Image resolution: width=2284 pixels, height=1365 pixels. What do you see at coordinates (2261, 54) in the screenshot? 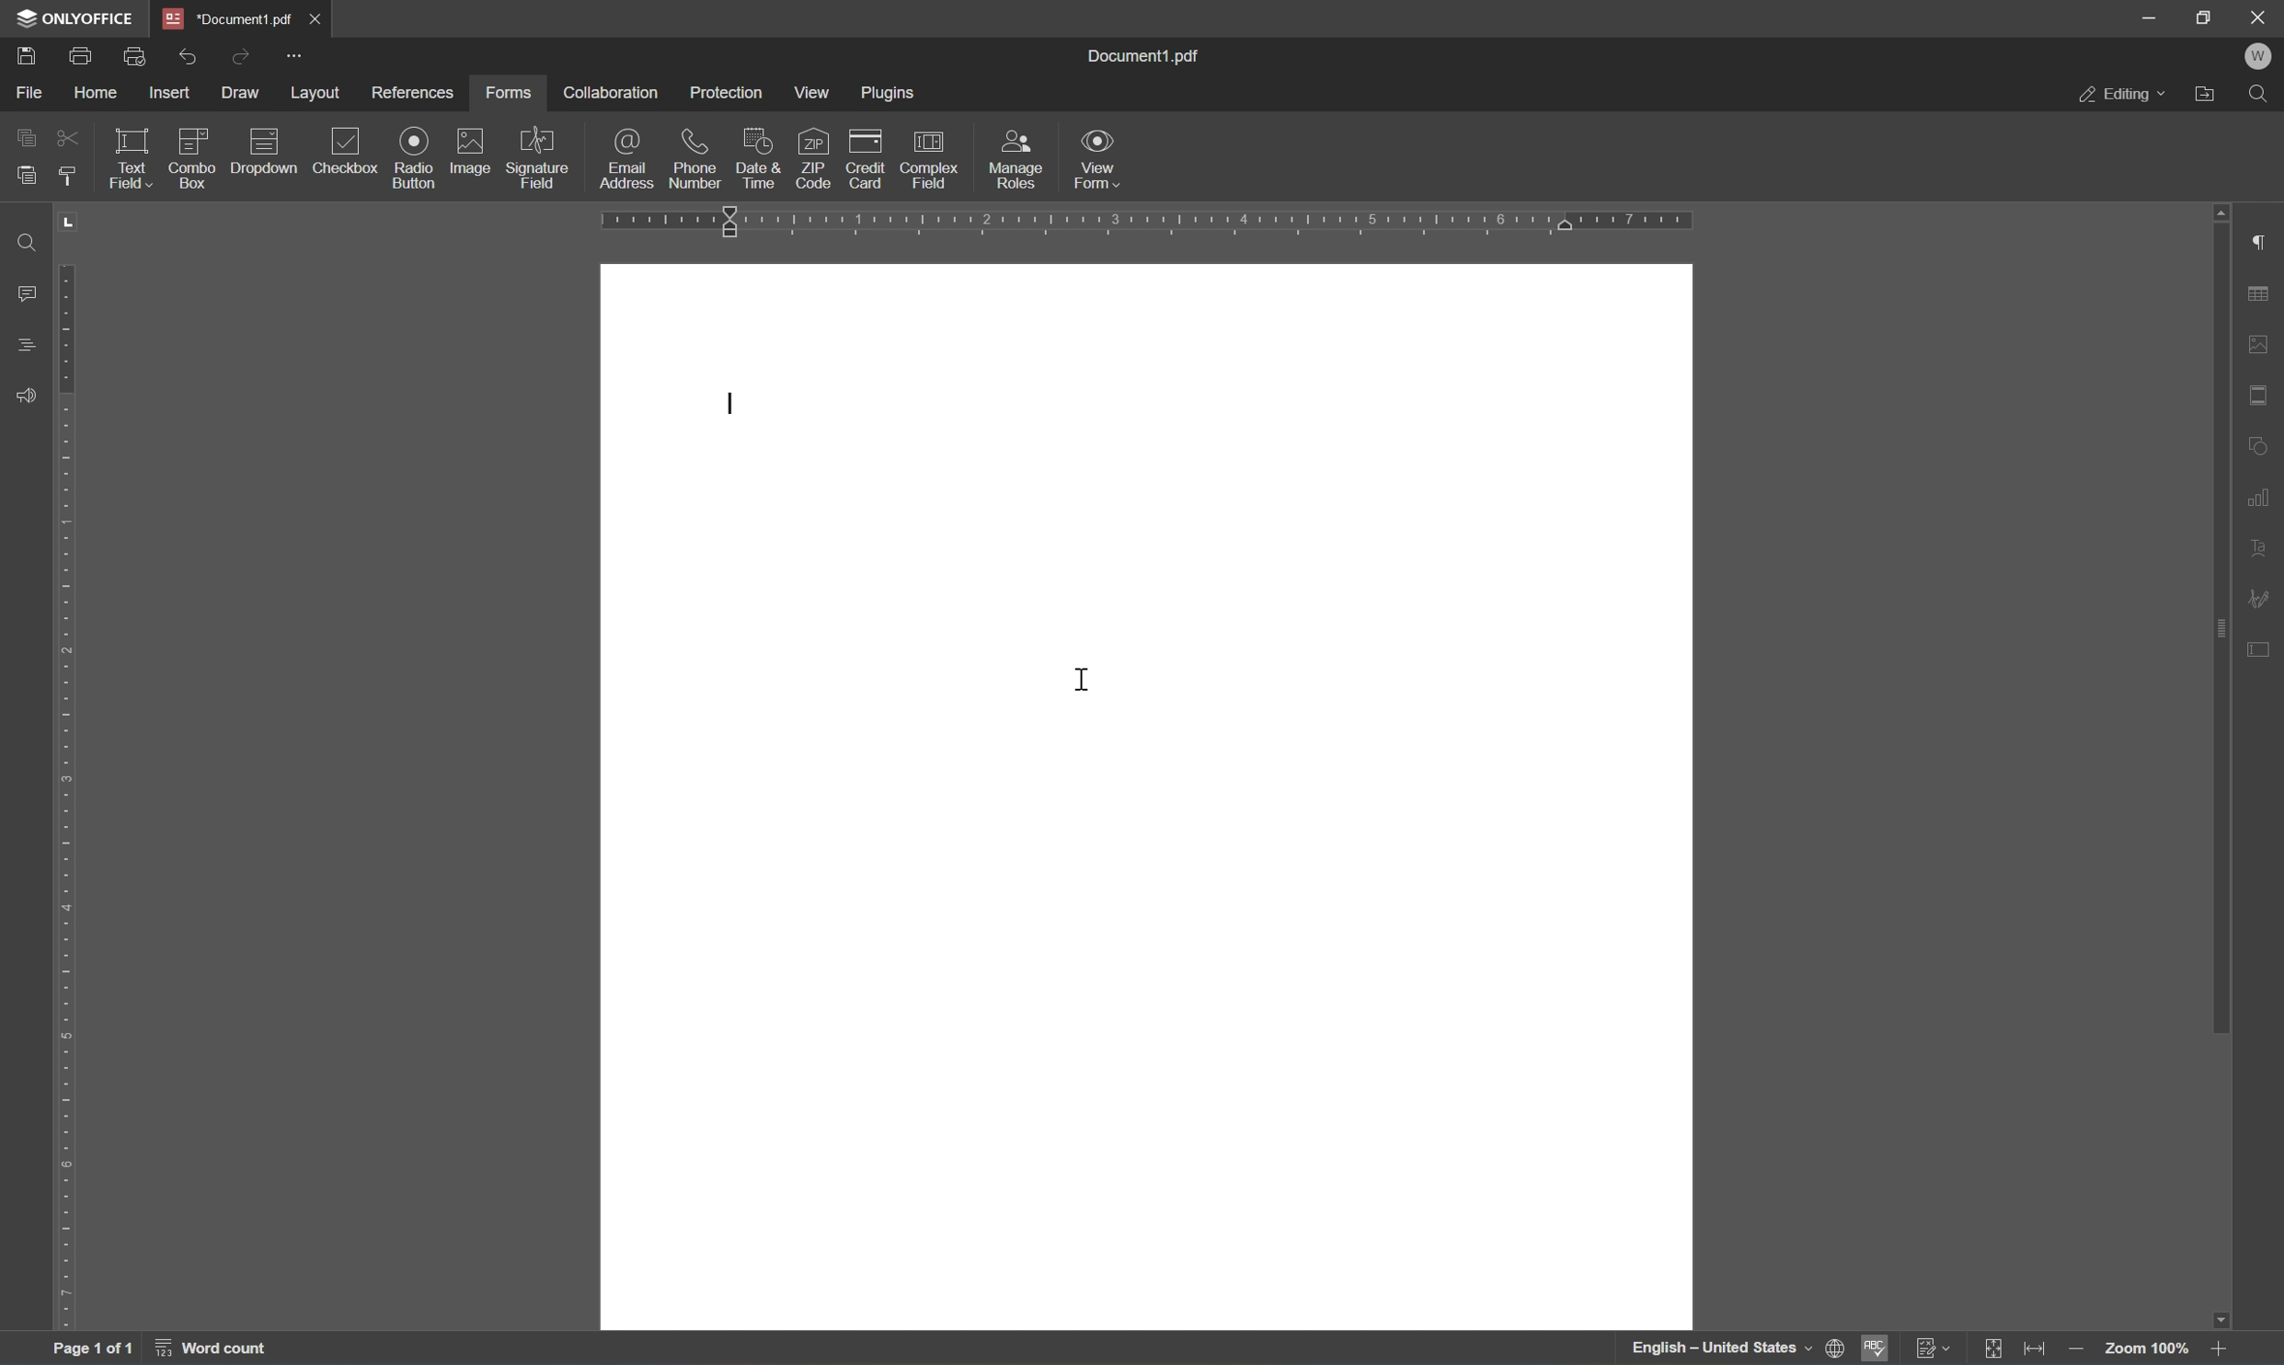
I see `welcome` at bounding box center [2261, 54].